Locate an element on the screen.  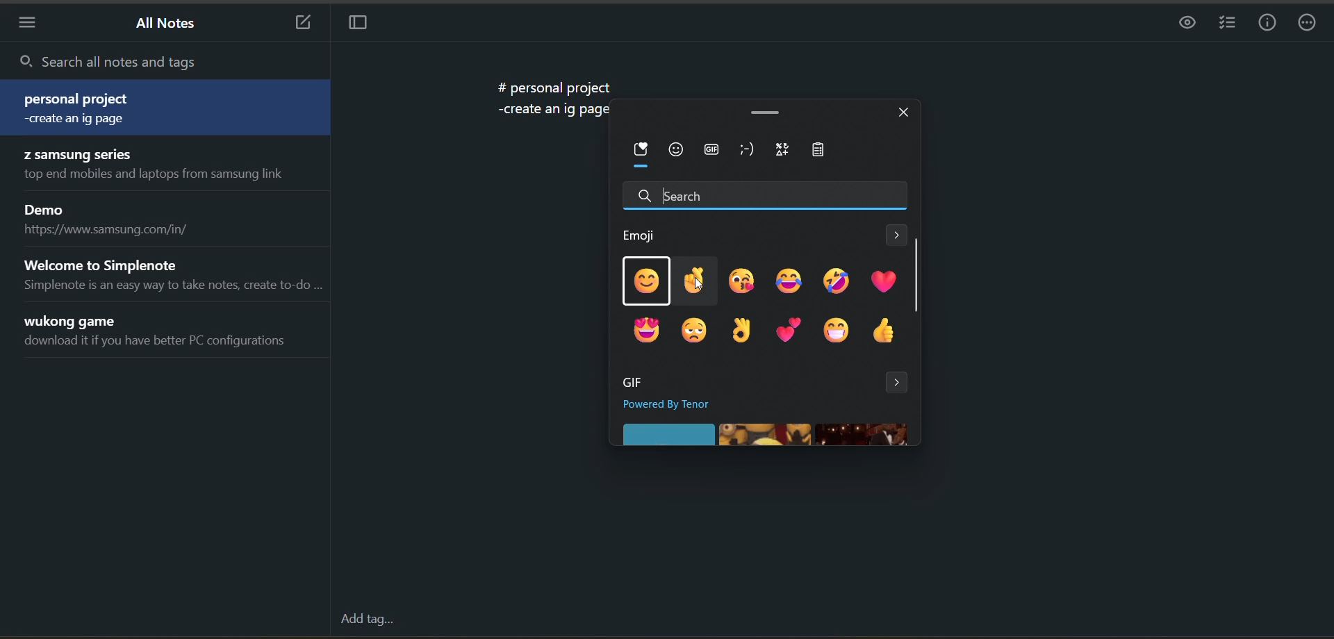
add tag is located at coordinates (366, 621).